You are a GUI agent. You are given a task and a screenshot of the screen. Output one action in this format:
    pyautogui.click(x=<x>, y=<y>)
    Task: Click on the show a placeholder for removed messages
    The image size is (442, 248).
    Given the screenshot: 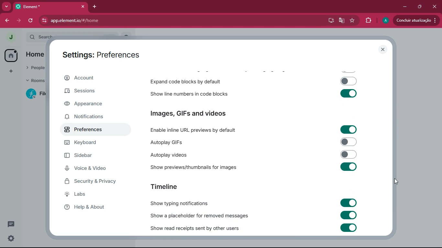 What is the action you would take?
    pyautogui.click(x=203, y=215)
    